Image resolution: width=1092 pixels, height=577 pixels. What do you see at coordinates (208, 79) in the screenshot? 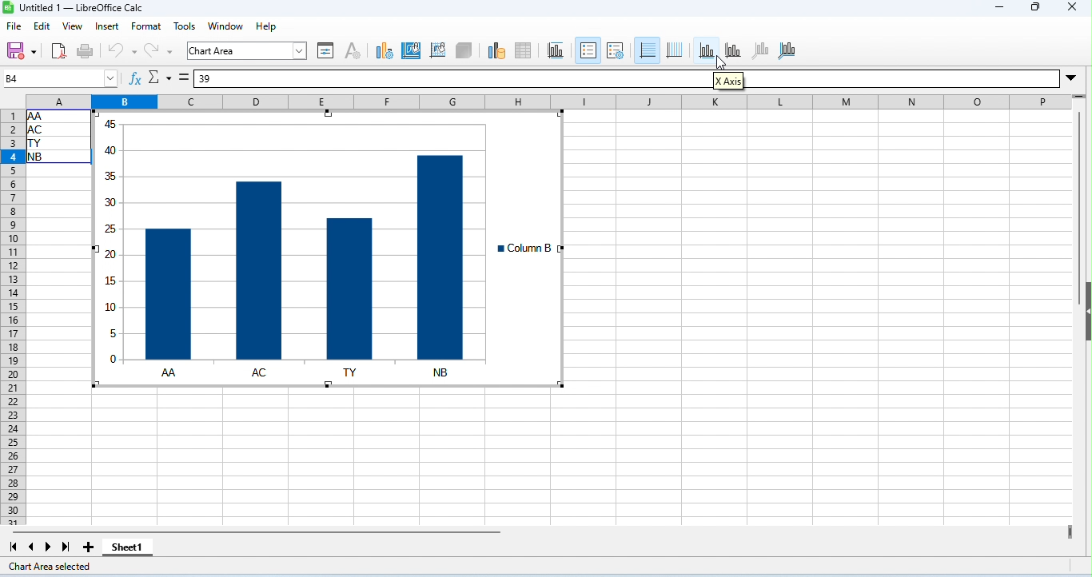
I see `39` at bounding box center [208, 79].